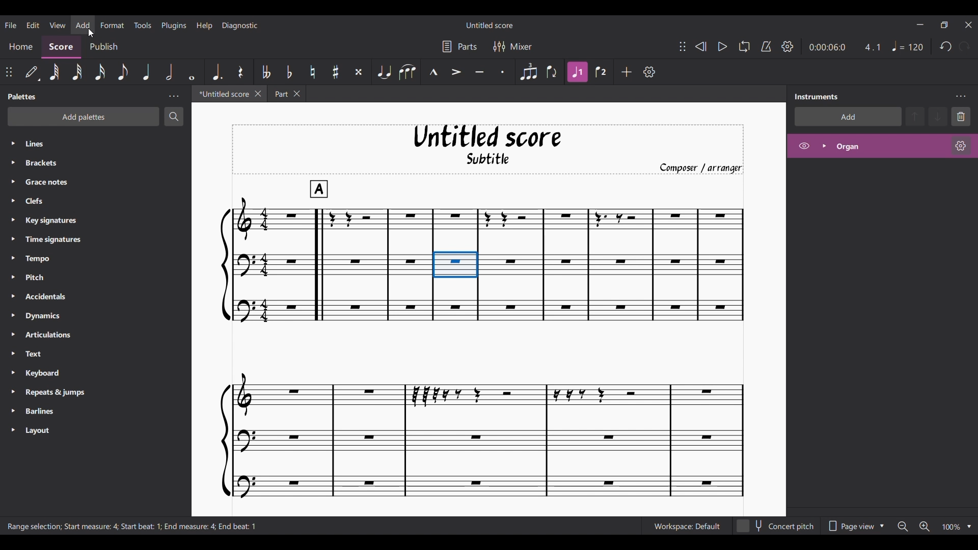  What do you see at coordinates (204, 25) in the screenshot?
I see `Help menu` at bounding box center [204, 25].